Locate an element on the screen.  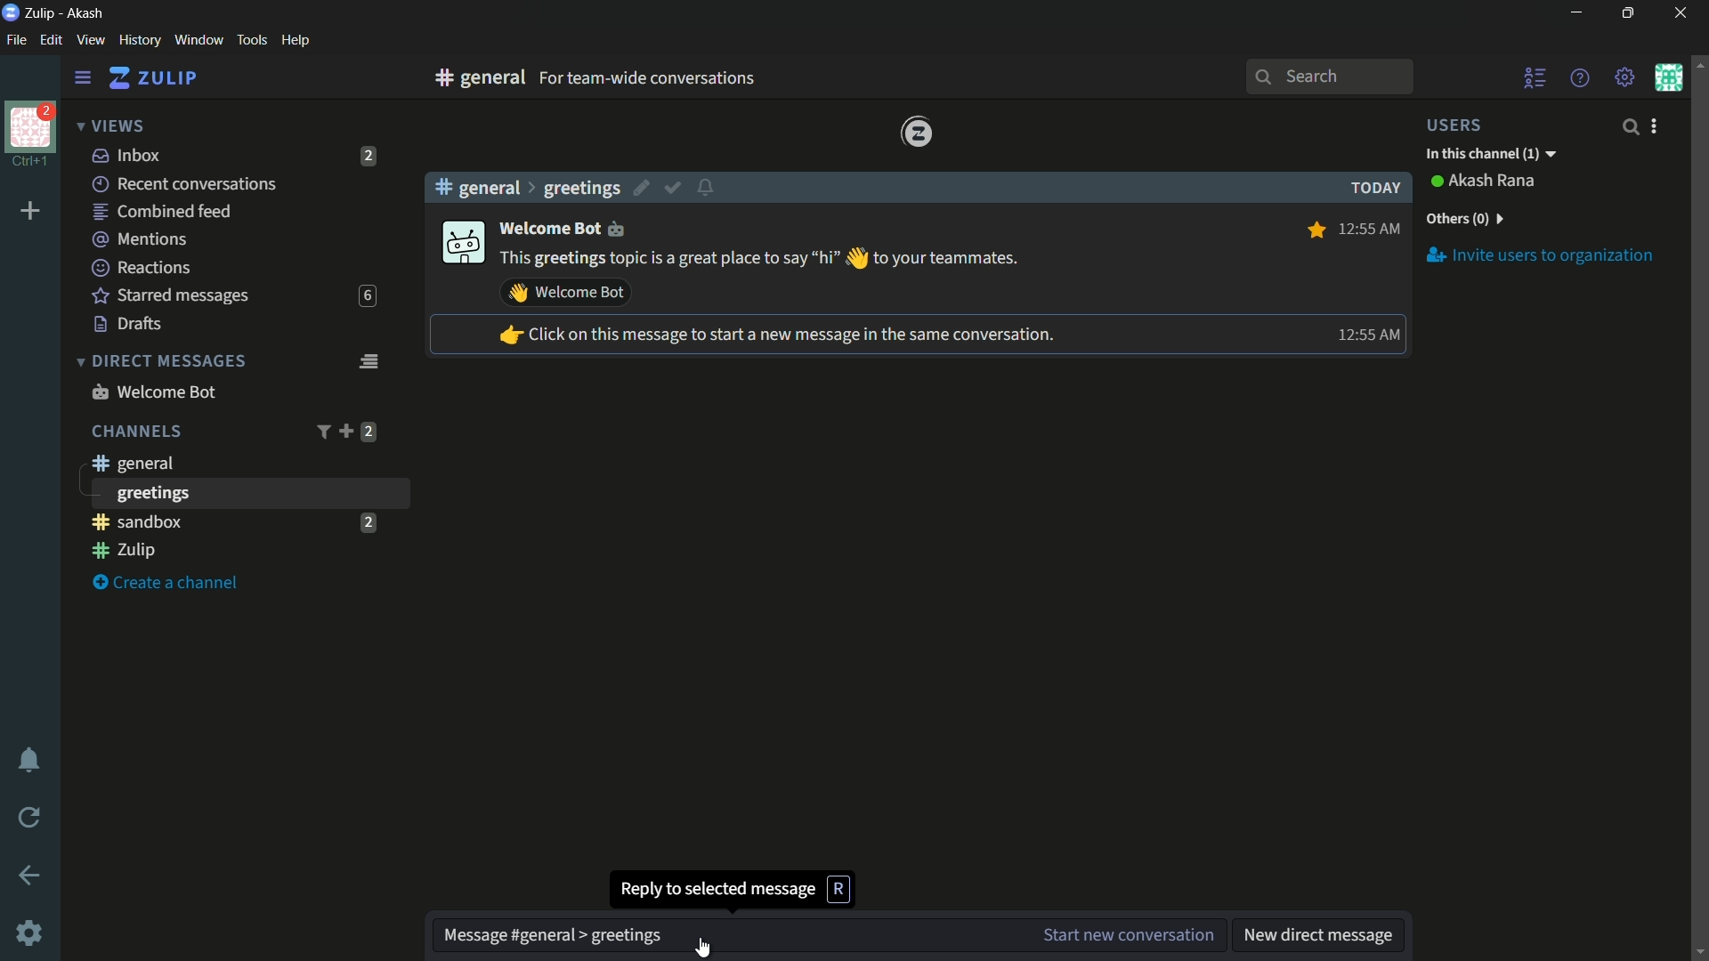
cursor is located at coordinates (702, 947).